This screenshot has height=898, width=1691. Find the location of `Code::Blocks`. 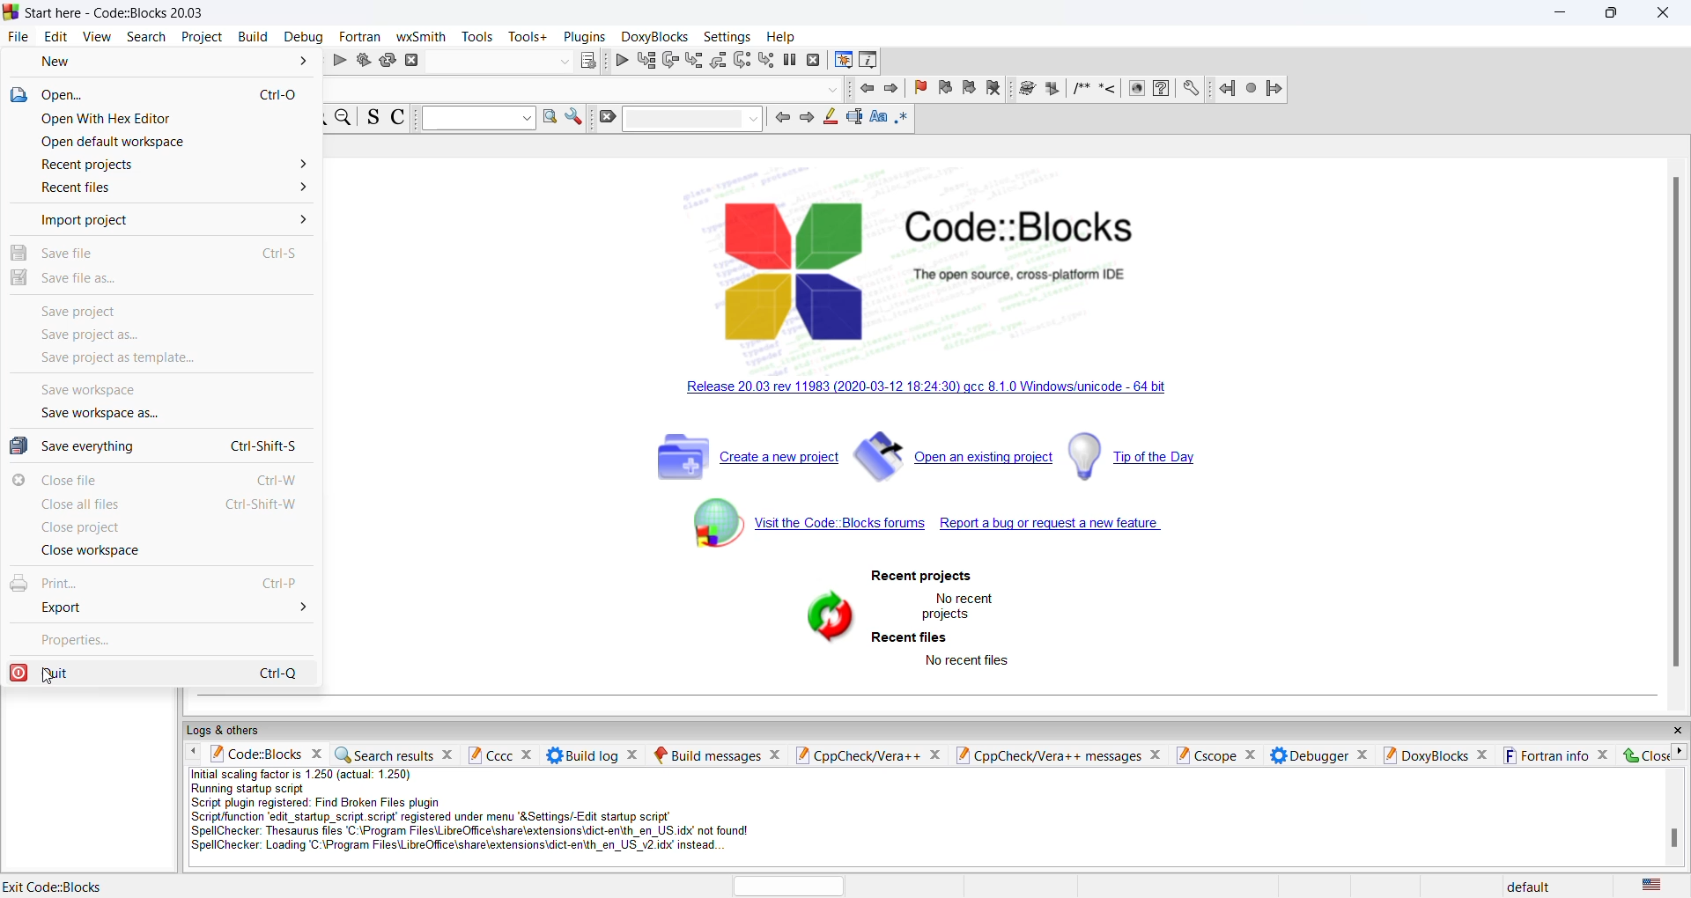

Code::Blocks is located at coordinates (1023, 225).